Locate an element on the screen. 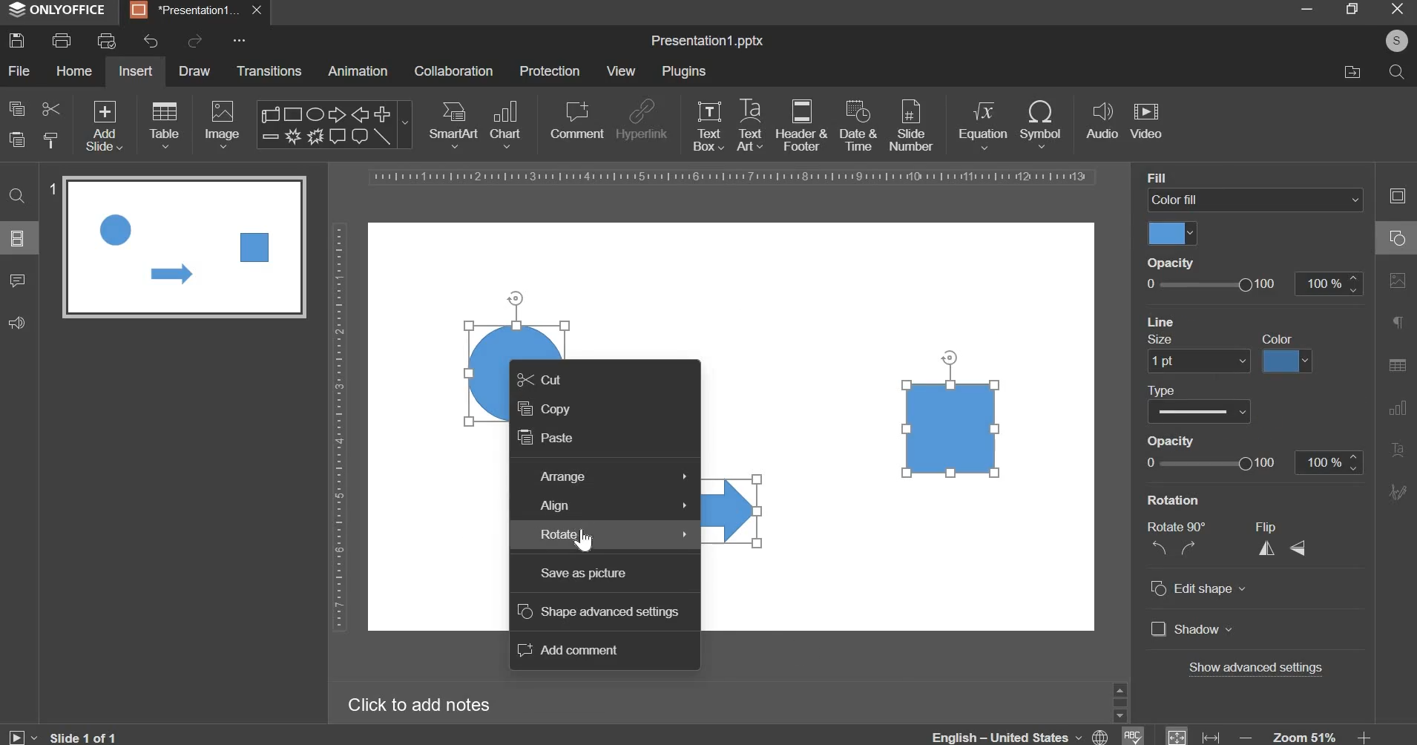  transitions is located at coordinates (270, 70).